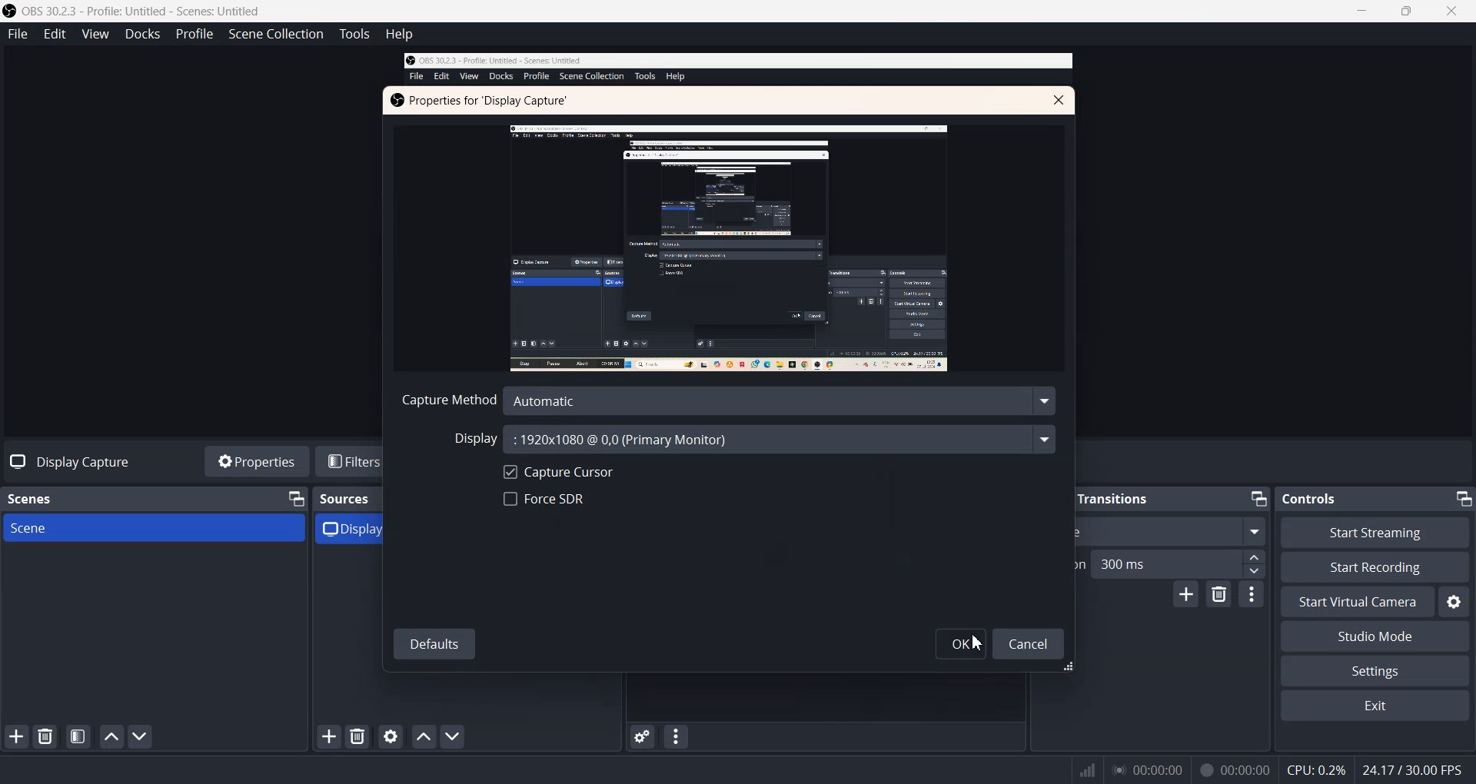 The image size is (1476, 784). Describe the element at coordinates (1374, 706) in the screenshot. I see `Exit` at that location.